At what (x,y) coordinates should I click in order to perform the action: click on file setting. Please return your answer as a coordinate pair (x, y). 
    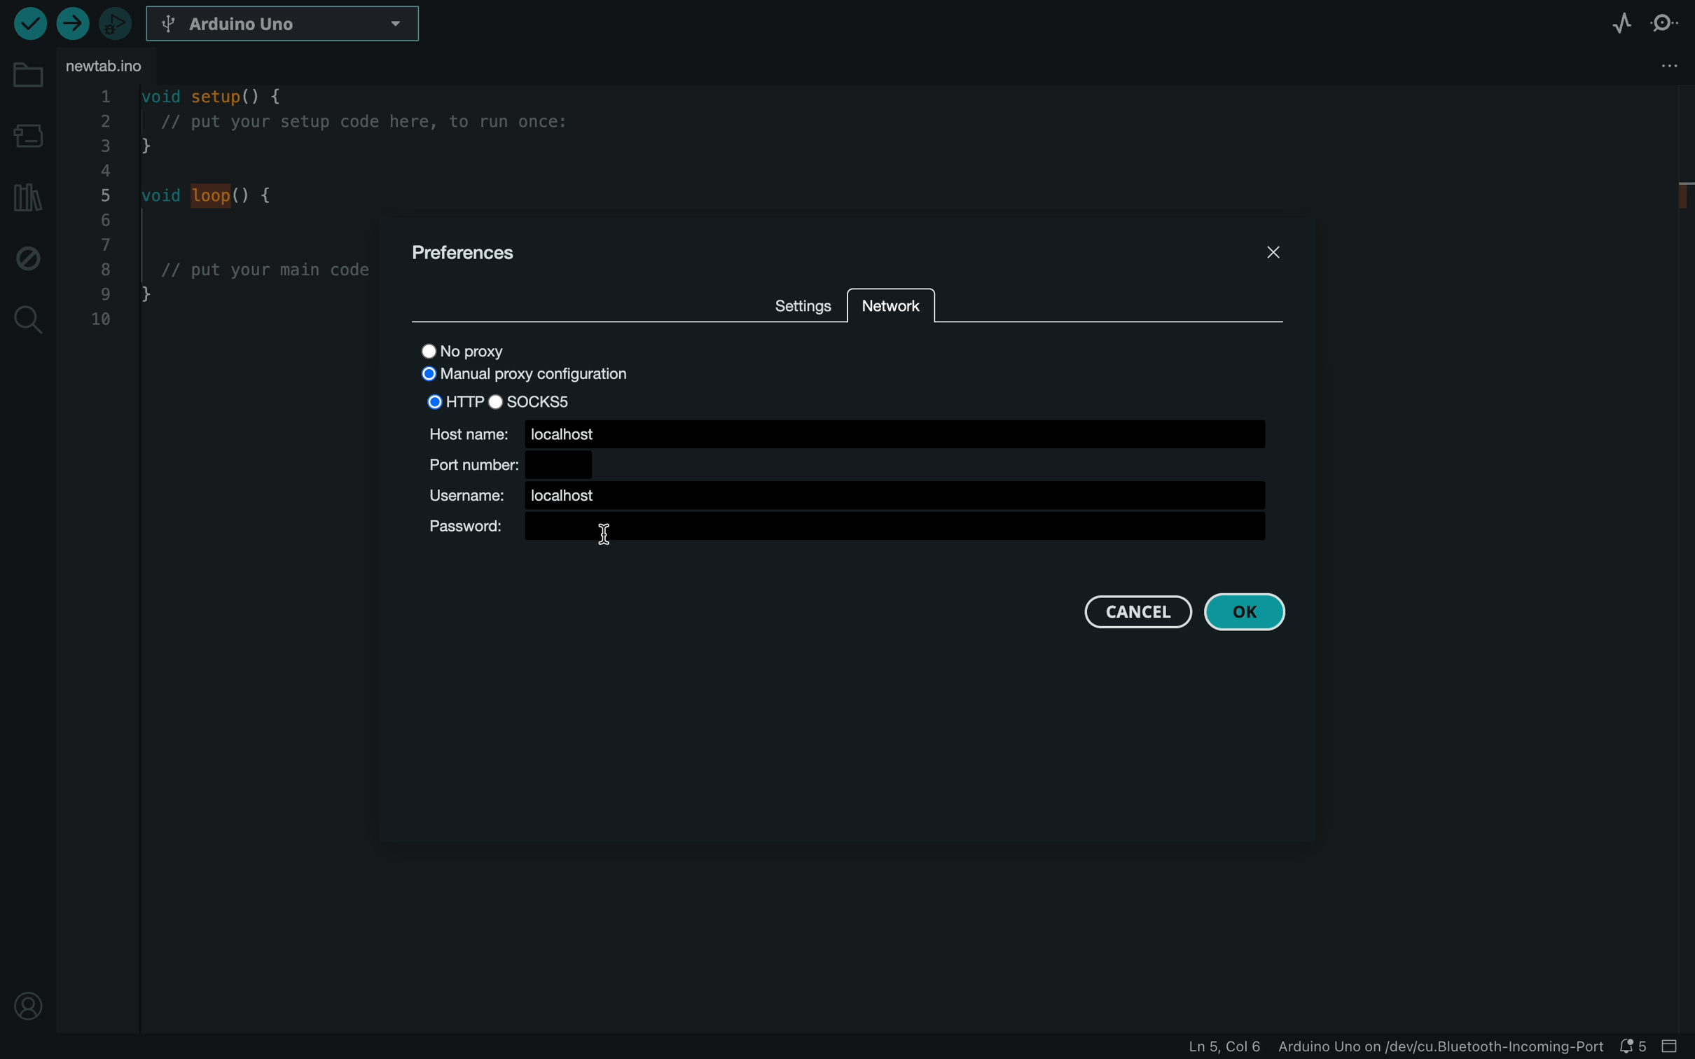
    Looking at the image, I should click on (1641, 67).